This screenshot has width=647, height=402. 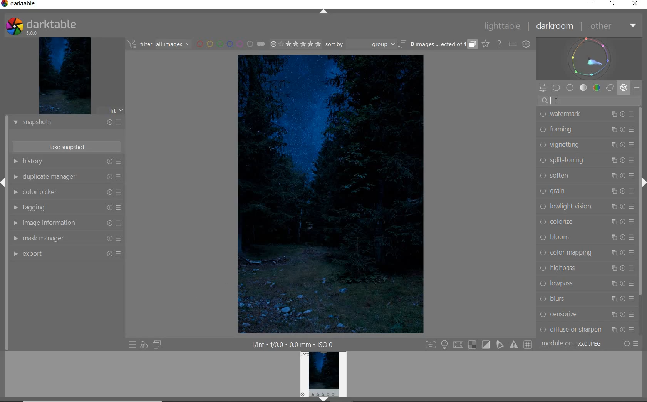 I want to click on CENSORIZE, so click(x=587, y=314).